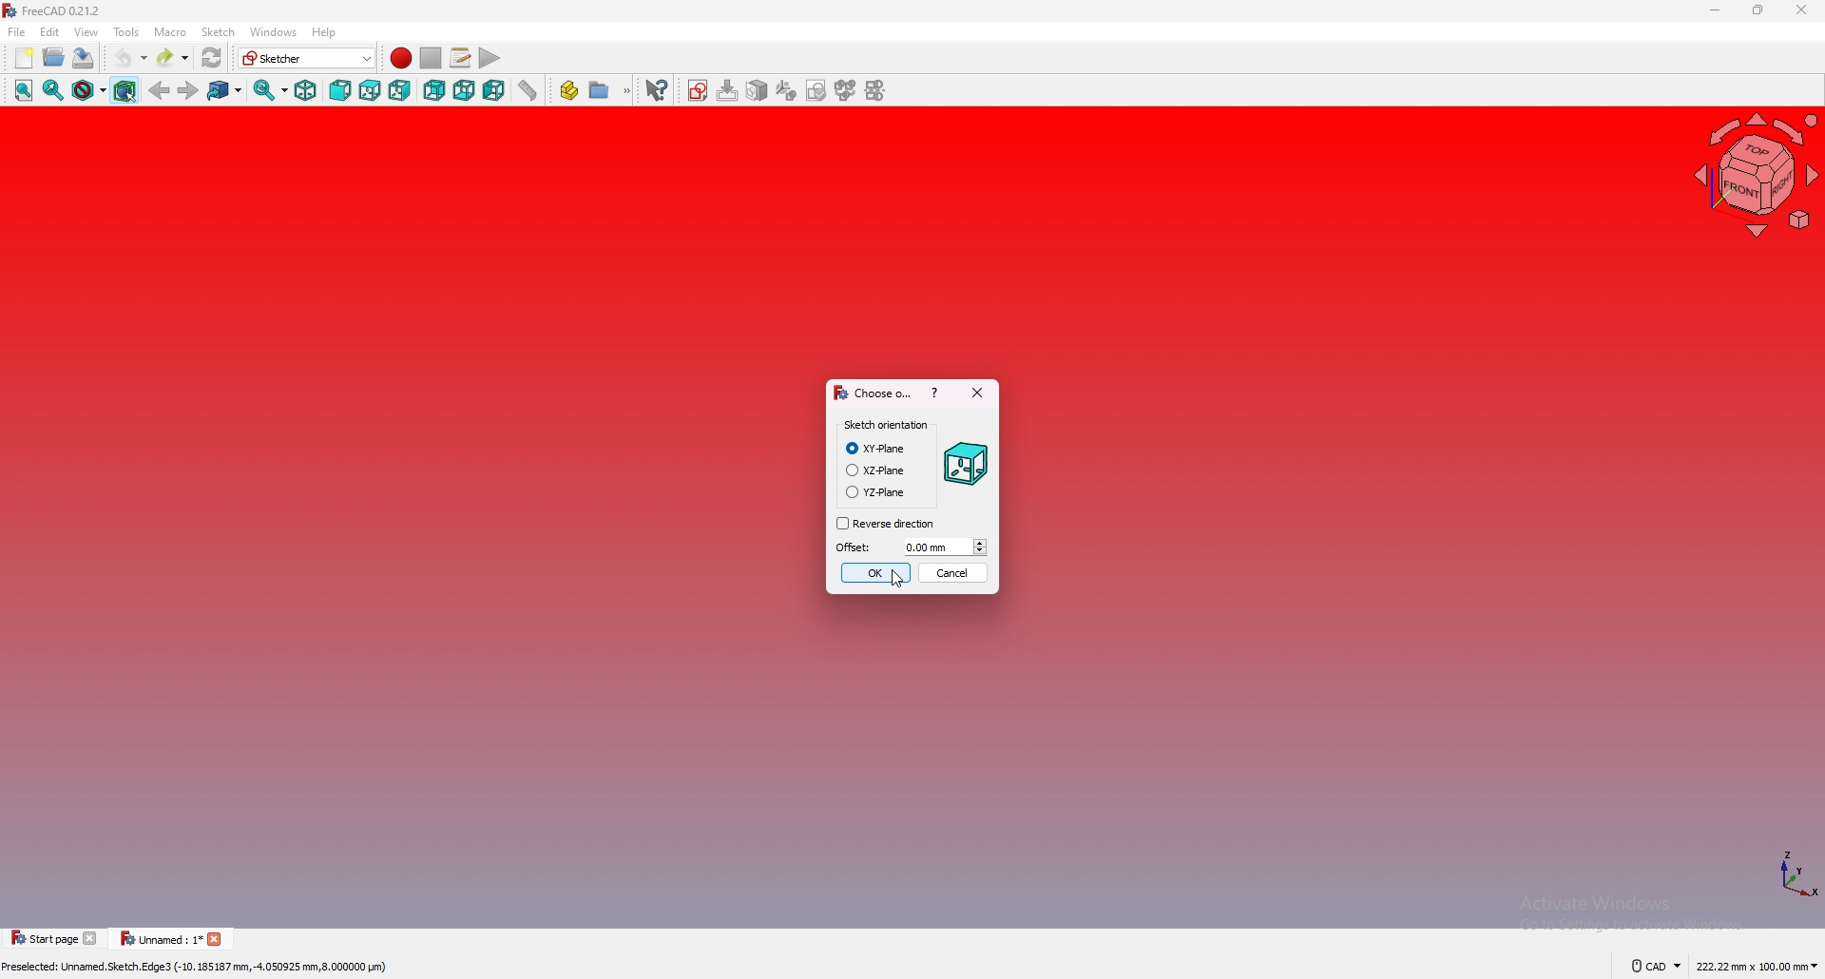 The image size is (1825, 979). I want to click on cancel, so click(954, 573).